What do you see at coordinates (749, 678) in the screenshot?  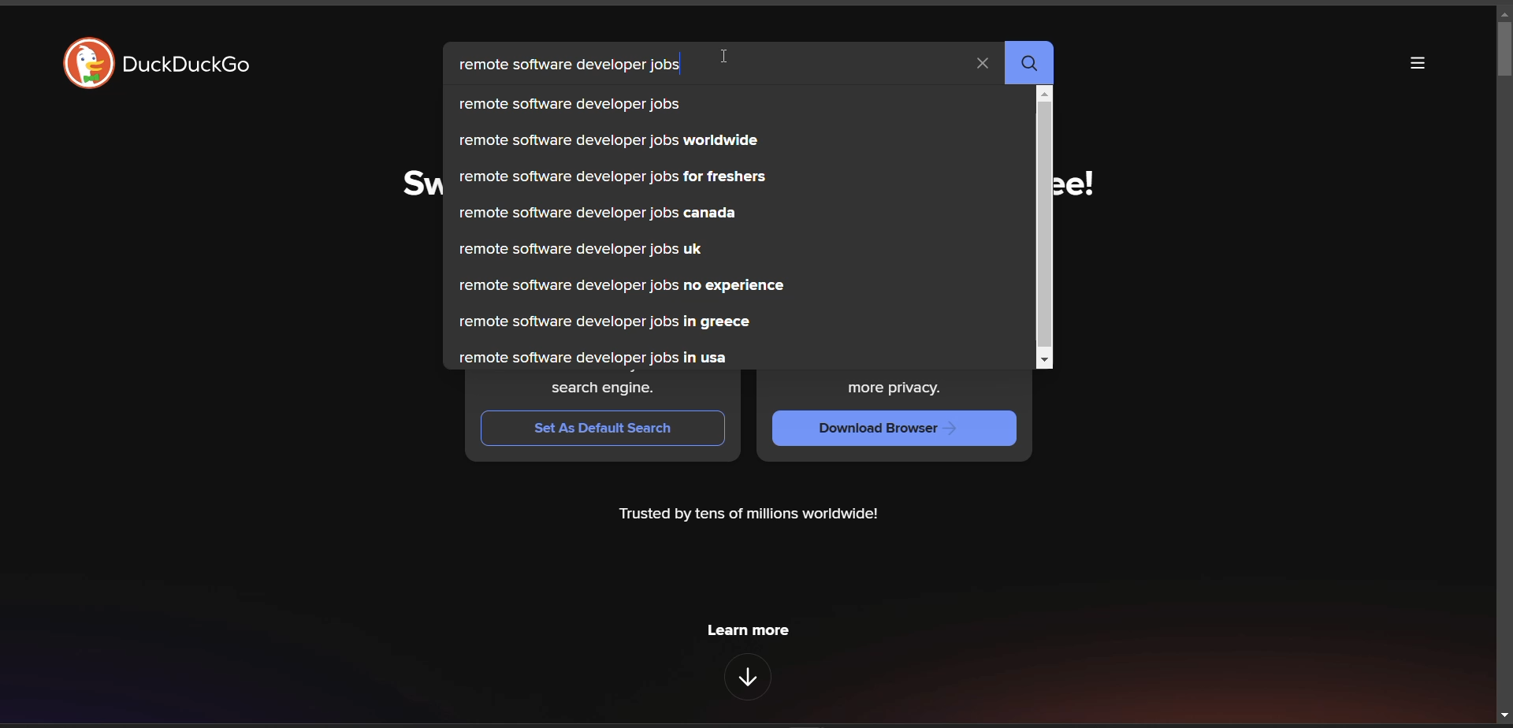 I see `features` at bounding box center [749, 678].